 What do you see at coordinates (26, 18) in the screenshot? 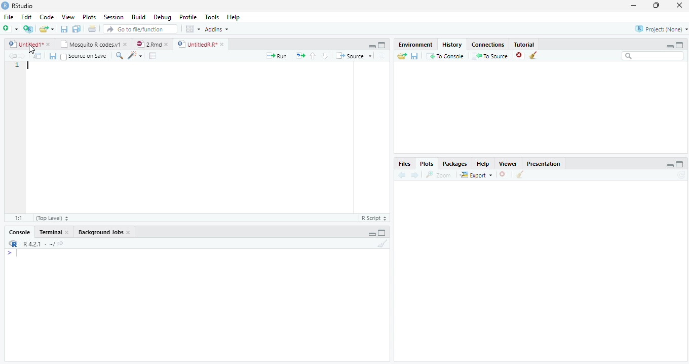
I see `Edit` at bounding box center [26, 18].